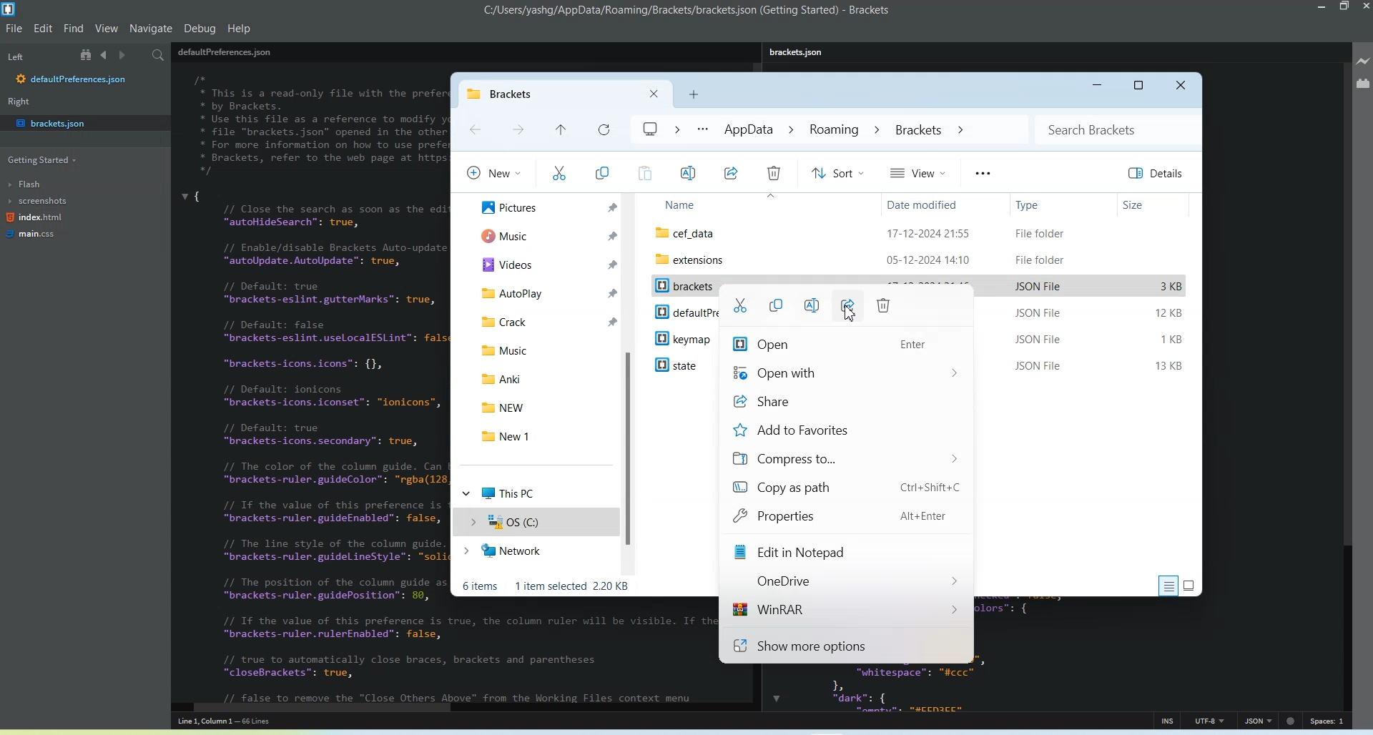  I want to click on errors, so click(1292, 719).